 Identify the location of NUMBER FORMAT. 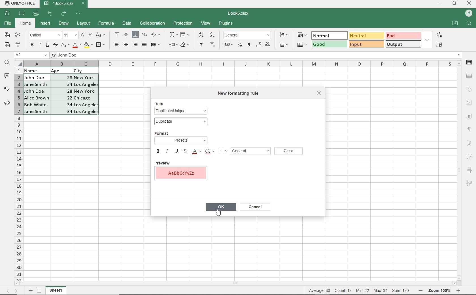
(248, 35).